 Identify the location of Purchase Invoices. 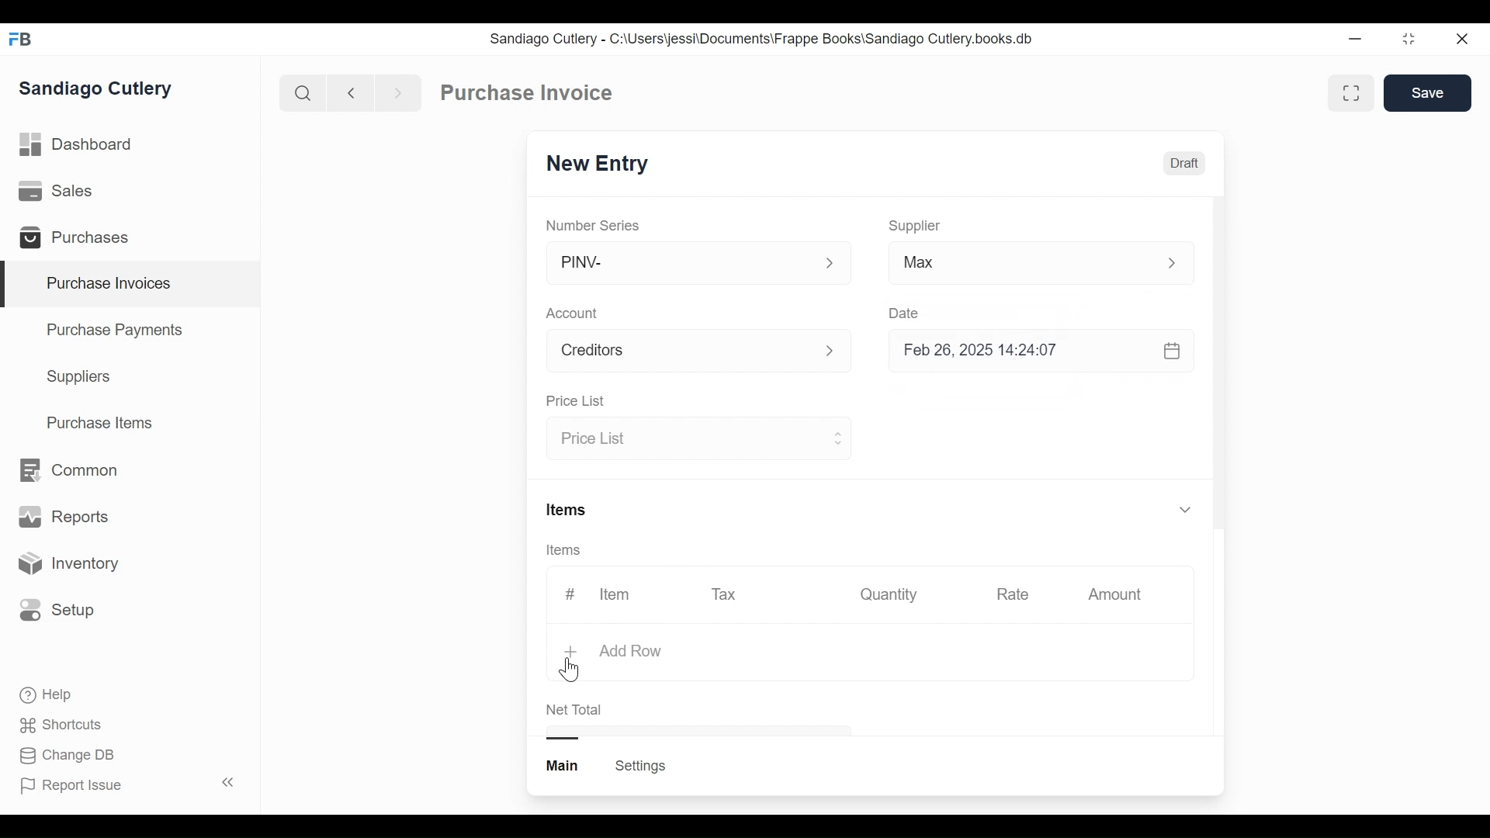
(131, 285).